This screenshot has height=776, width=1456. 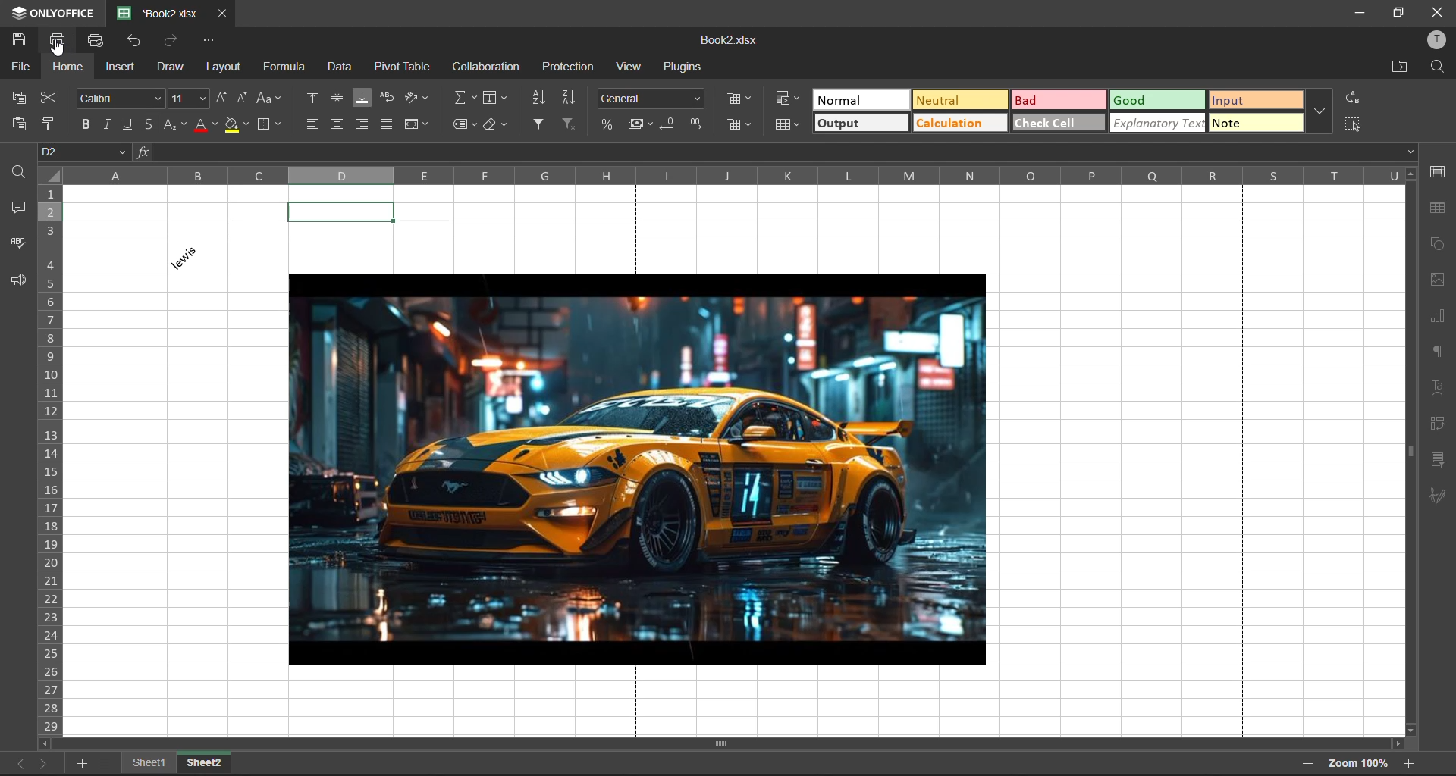 What do you see at coordinates (1438, 386) in the screenshot?
I see `text` at bounding box center [1438, 386].